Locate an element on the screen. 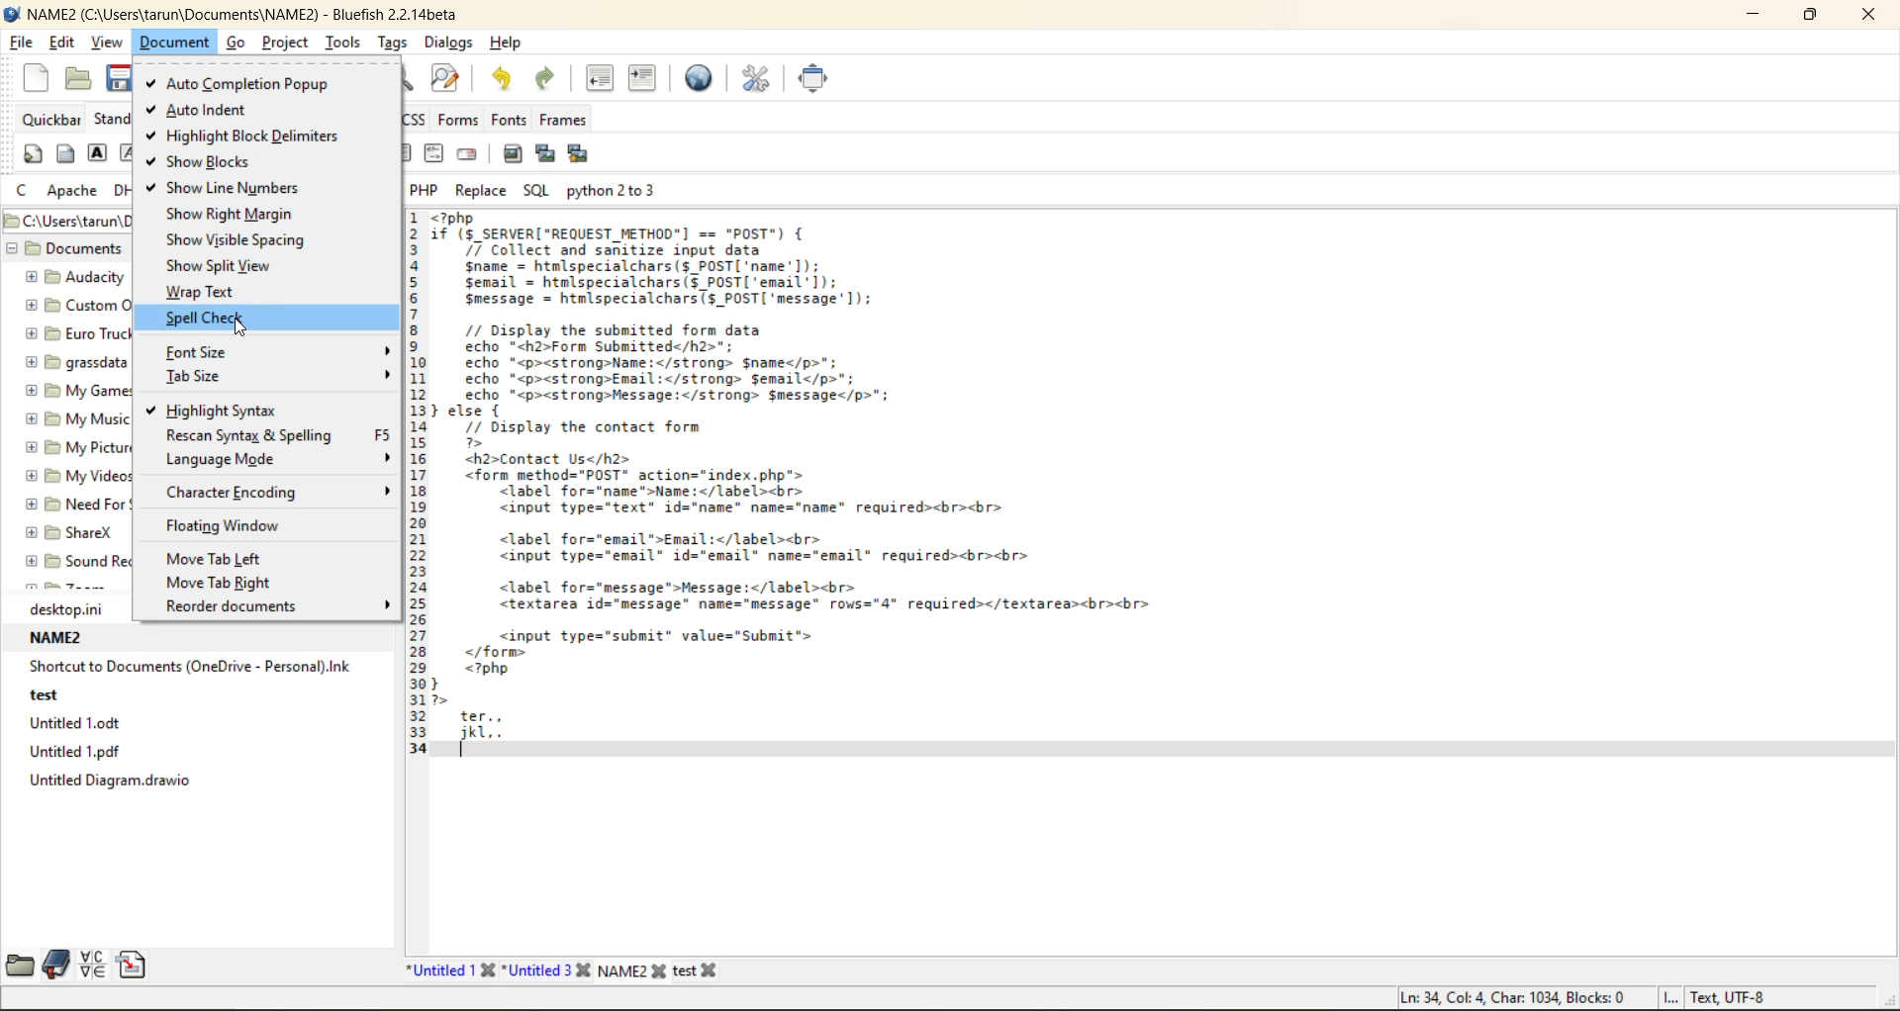 The image size is (1900, 1011). tags is located at coordinates (397, 42).